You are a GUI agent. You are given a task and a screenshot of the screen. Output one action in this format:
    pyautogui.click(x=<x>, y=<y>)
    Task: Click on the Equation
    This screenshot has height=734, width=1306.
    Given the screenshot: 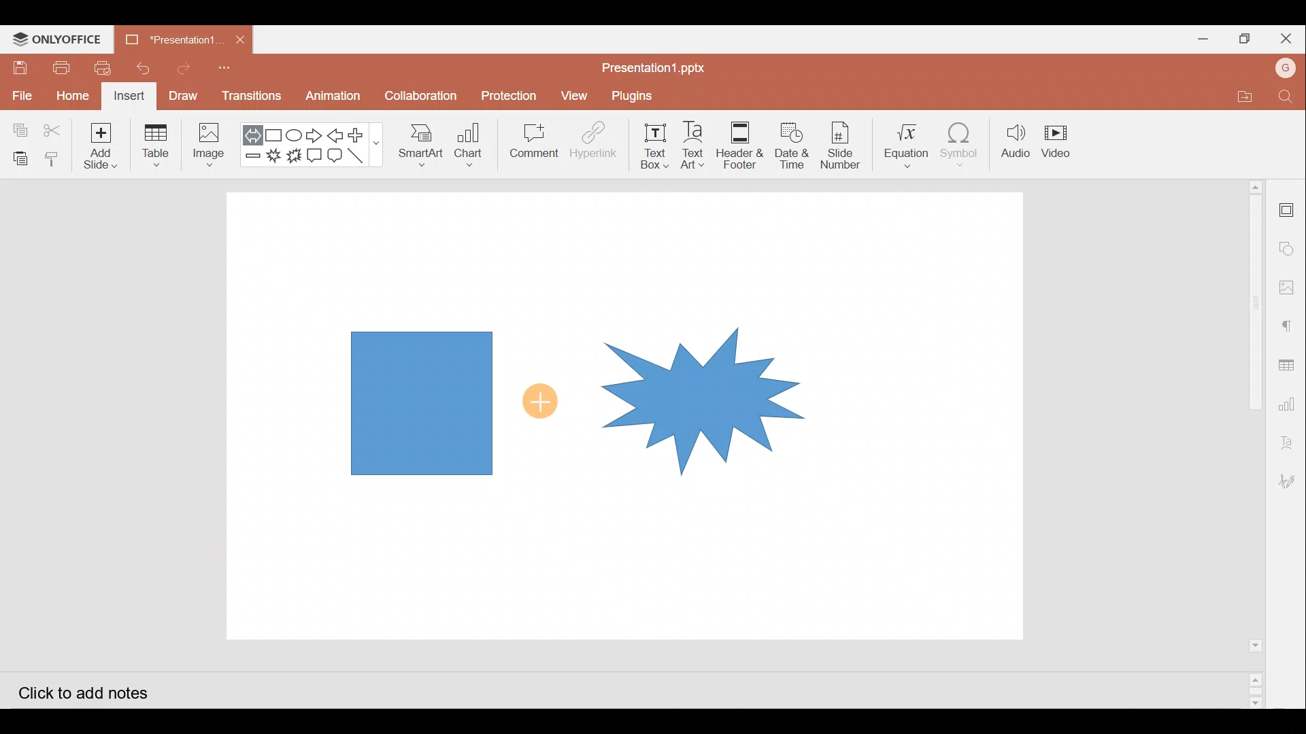 What is the action you would take?
    pyautogui.click(x=903, y=143)
    